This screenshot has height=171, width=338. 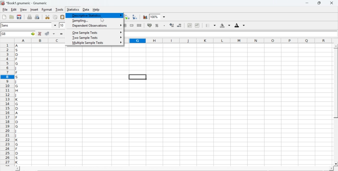 I want to click on borders, so click(x=211, y=25).